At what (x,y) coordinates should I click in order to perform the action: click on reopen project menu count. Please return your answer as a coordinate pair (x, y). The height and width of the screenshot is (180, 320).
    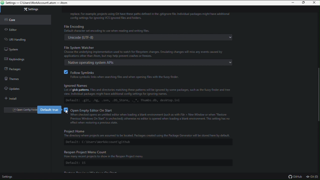
    Looking at the image, I should click on (149, 154).